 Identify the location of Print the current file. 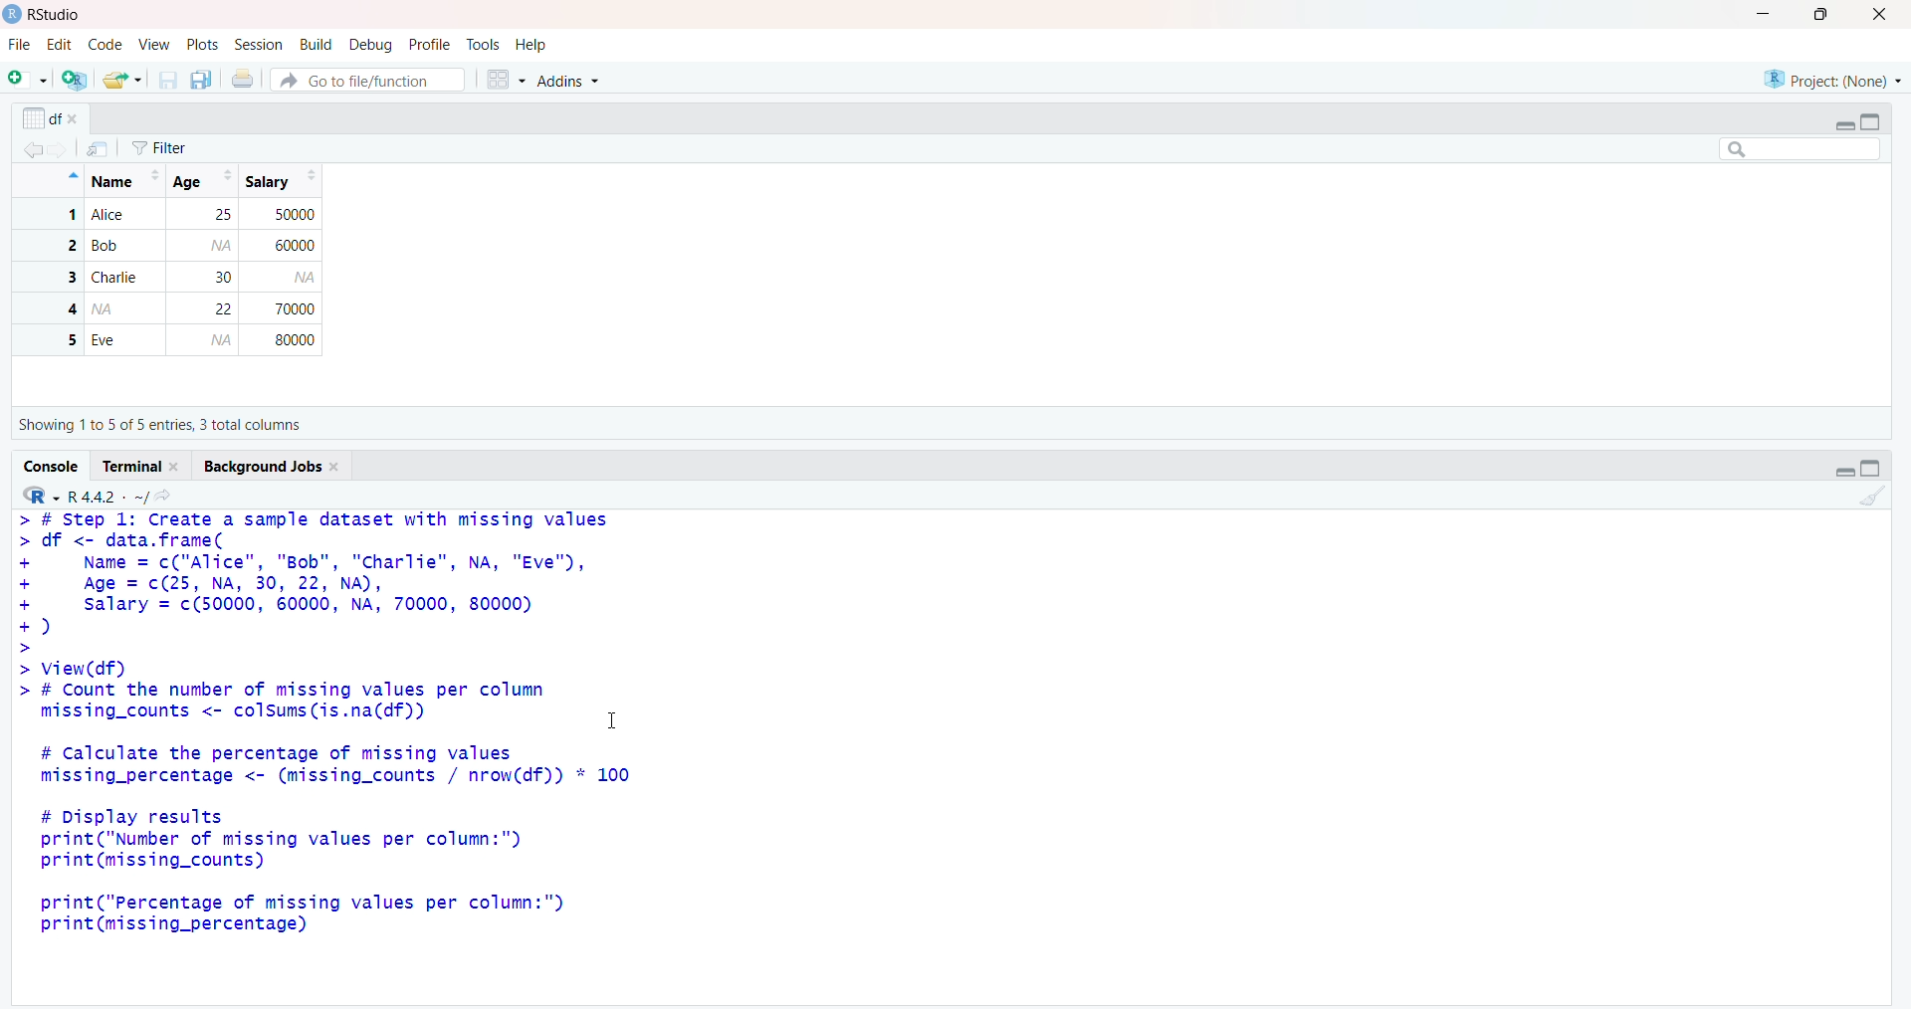
(245, 78).